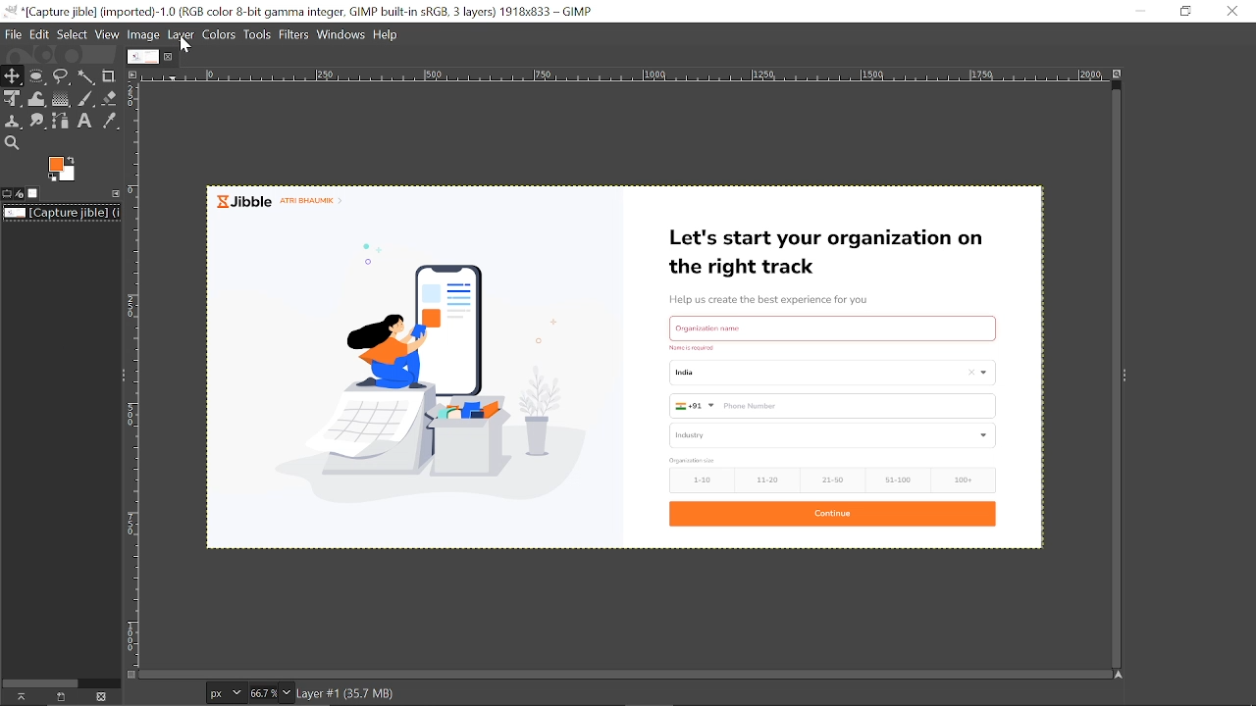 This screenshot has width=1256, height=706. I want to click on Gradient tool, so click(62, 99).